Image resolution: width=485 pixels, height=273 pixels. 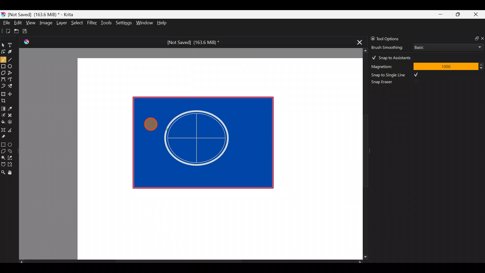 What do you see at coordinates (458, 14) in the screenshot?
I see `Maximize` at bounding box center [458, 14].